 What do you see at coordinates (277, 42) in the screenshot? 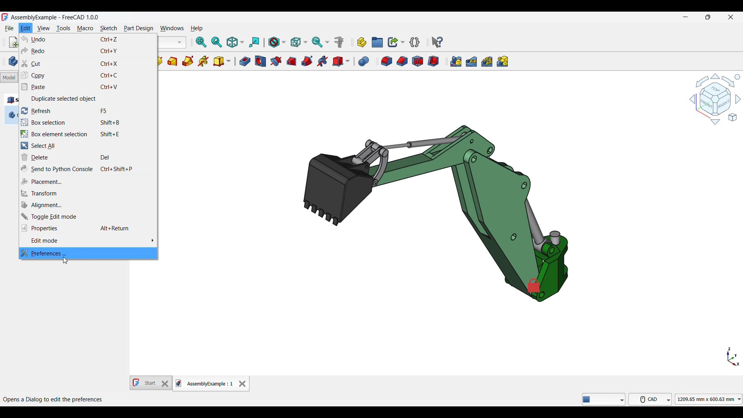
I see `Draw style options` at bounding box center [277, 42].